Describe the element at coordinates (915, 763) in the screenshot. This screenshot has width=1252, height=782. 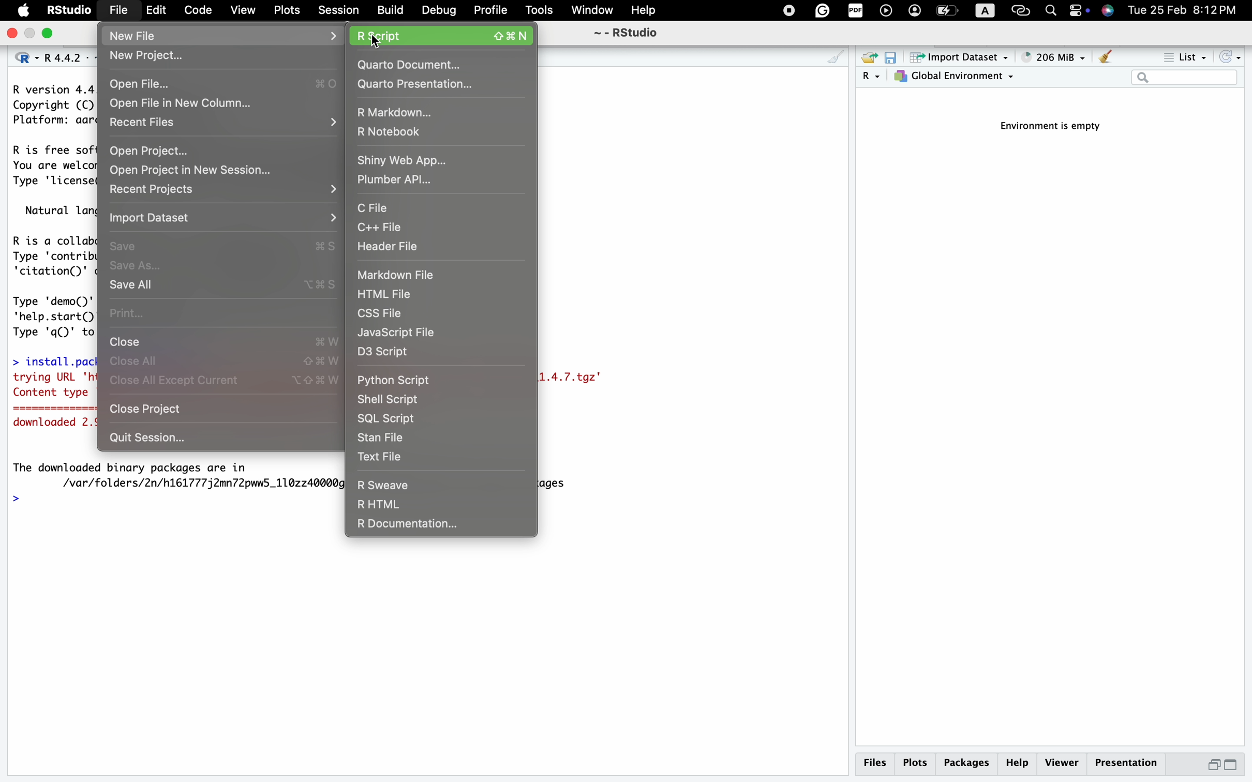
I see `plots` at that location.